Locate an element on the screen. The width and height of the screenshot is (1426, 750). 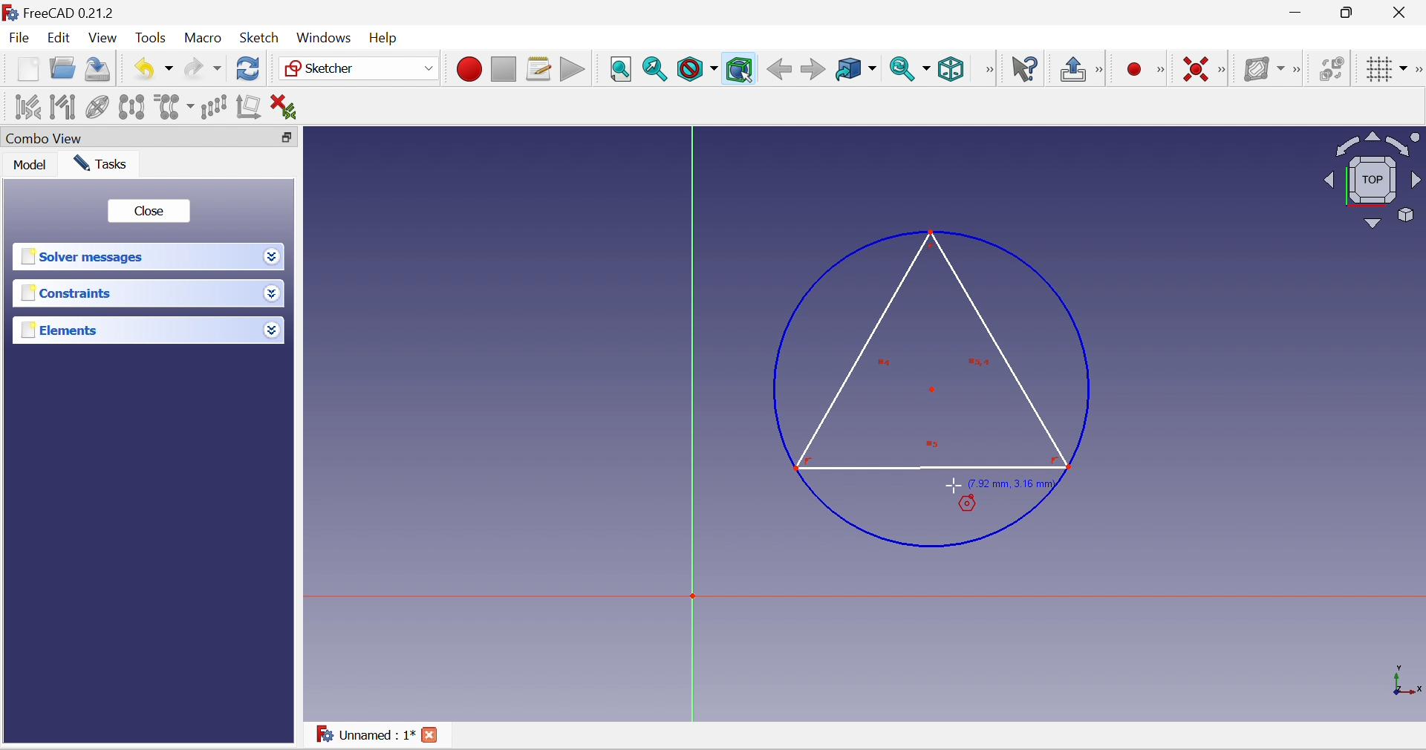
[Sketcher edit tools] is located at coordinates (1417, 71).